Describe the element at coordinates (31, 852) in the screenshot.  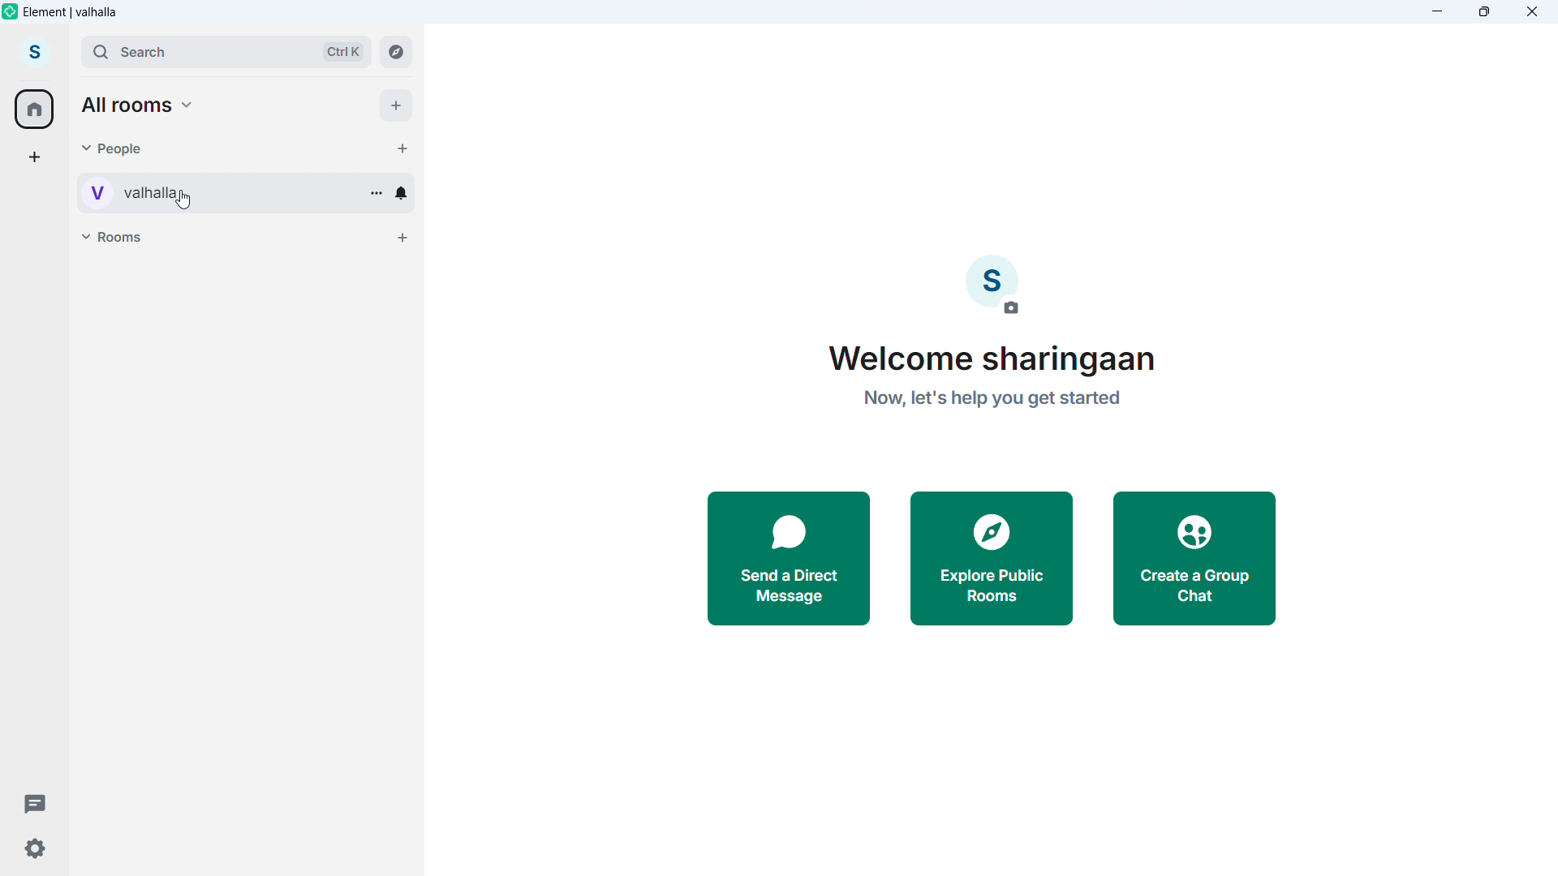
I see `Settings` at that location.